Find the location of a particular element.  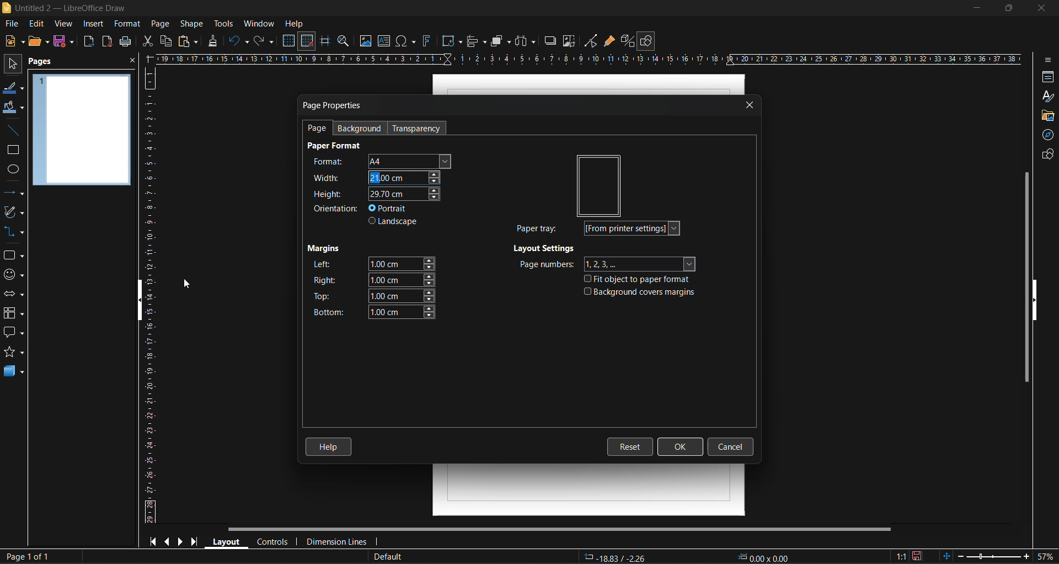

sidebar settings is located at coordinates (1050, 60).